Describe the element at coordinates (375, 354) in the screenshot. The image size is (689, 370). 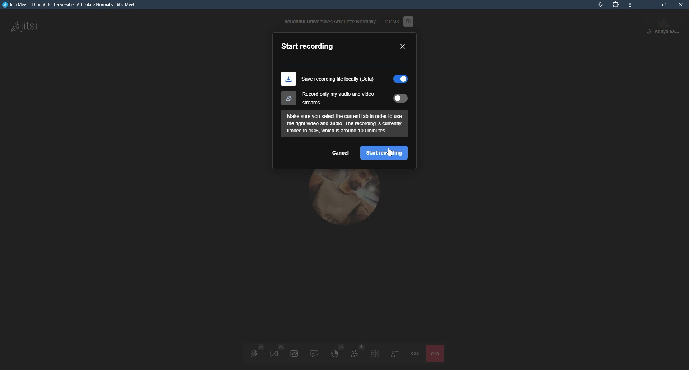
I see `toggle tile view` at that location.